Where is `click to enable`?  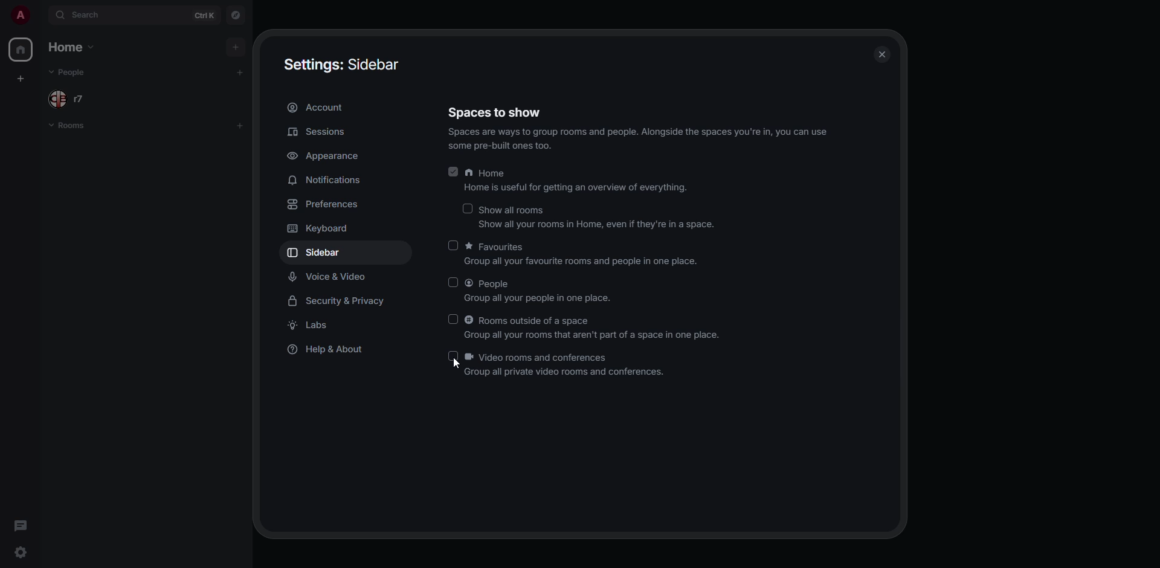 click to enable is located at coordinates (451, 244).